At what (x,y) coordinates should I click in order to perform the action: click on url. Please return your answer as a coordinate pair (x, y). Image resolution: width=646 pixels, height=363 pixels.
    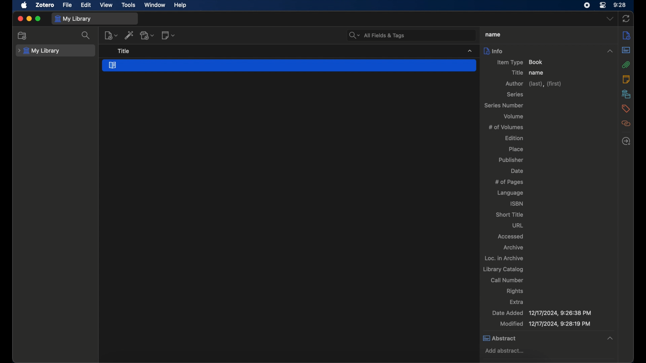
    Looking at the image, I should click on (518, 226).